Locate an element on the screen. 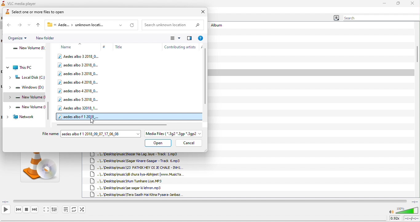 The image size is (420, 222). cursor is located at coordinates (93, 121).